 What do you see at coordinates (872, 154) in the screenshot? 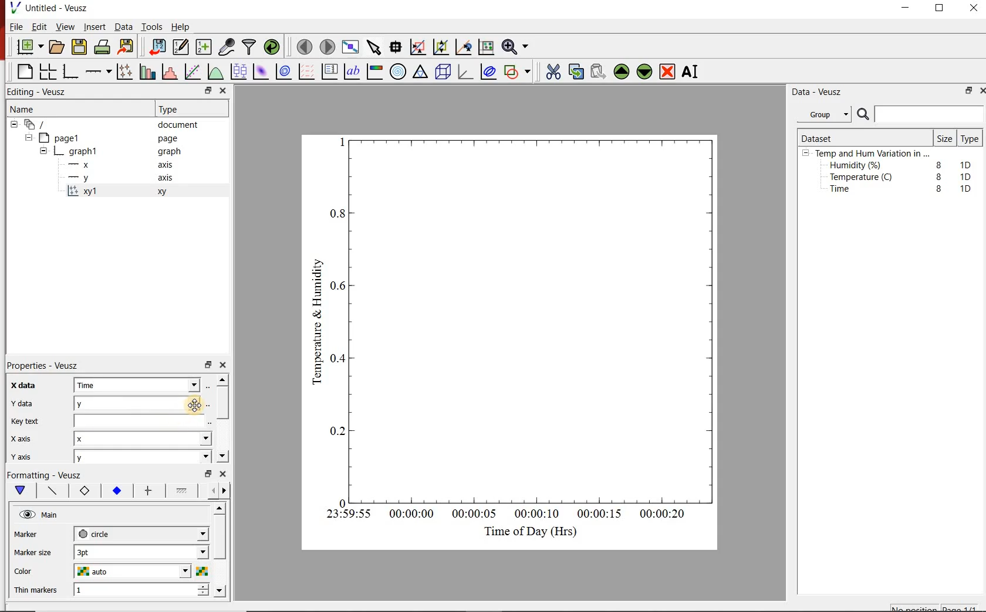
I see `Temp and Hum Variation in ...` at bounding box center [872, 154].